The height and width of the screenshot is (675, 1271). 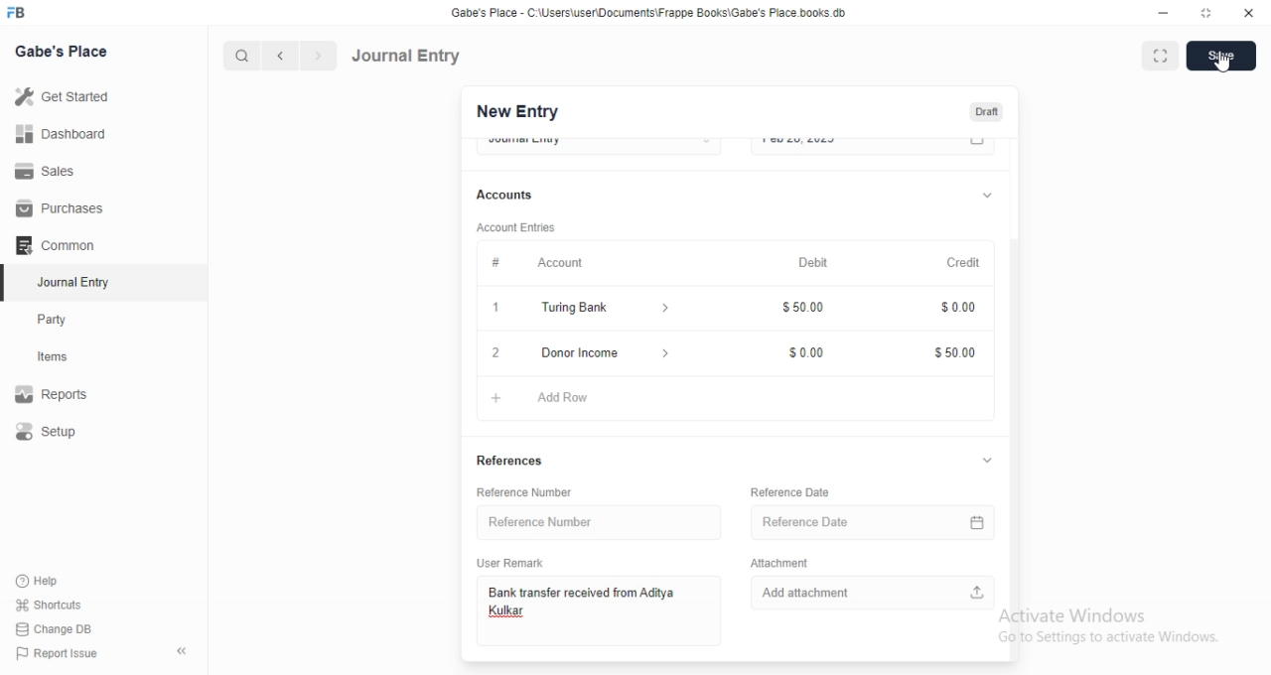 I want to click on calender, so click(x=981, y=519).